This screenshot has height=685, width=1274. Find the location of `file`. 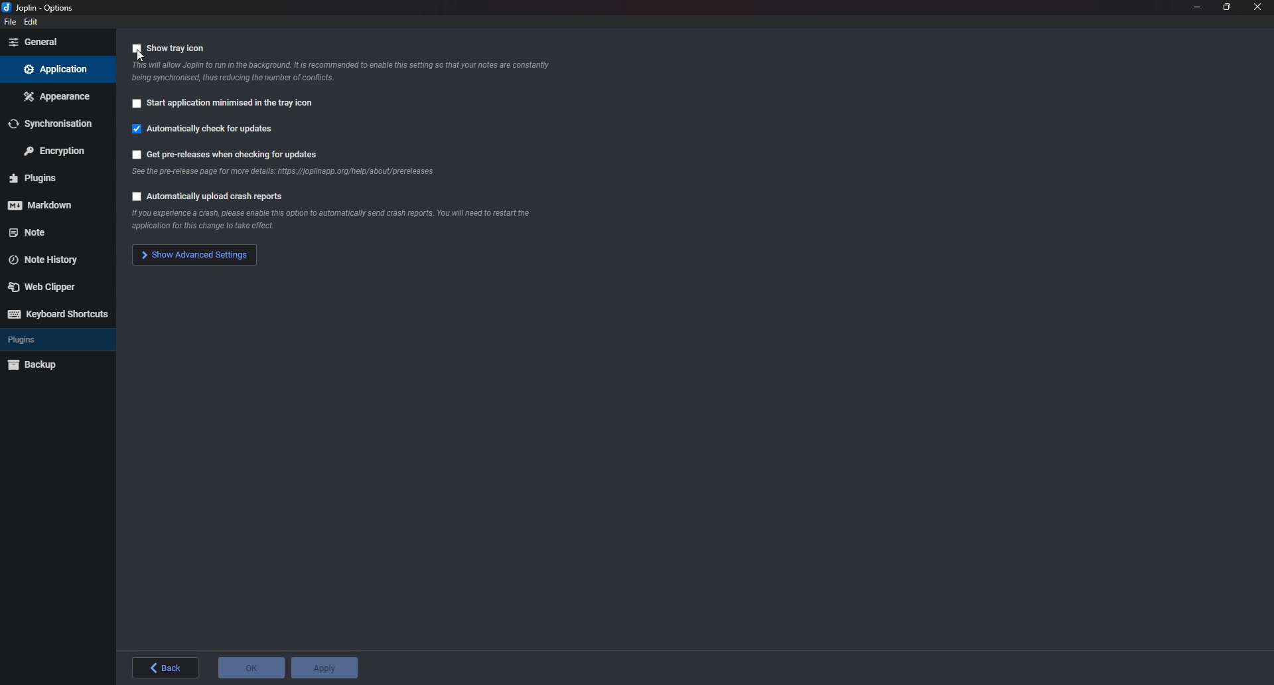

file is located at coordinates (9, 23).